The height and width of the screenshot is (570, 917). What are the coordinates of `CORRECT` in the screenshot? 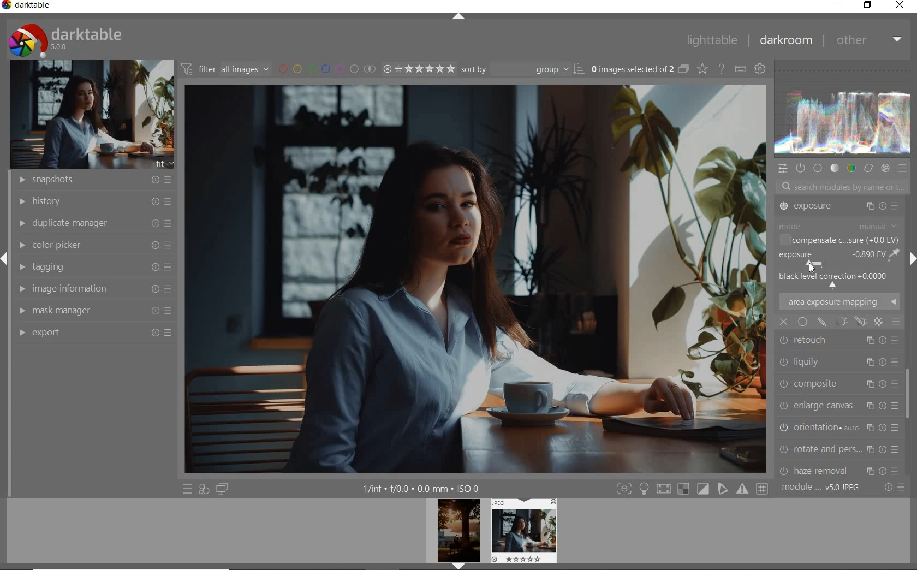 It's located at (868, 167).